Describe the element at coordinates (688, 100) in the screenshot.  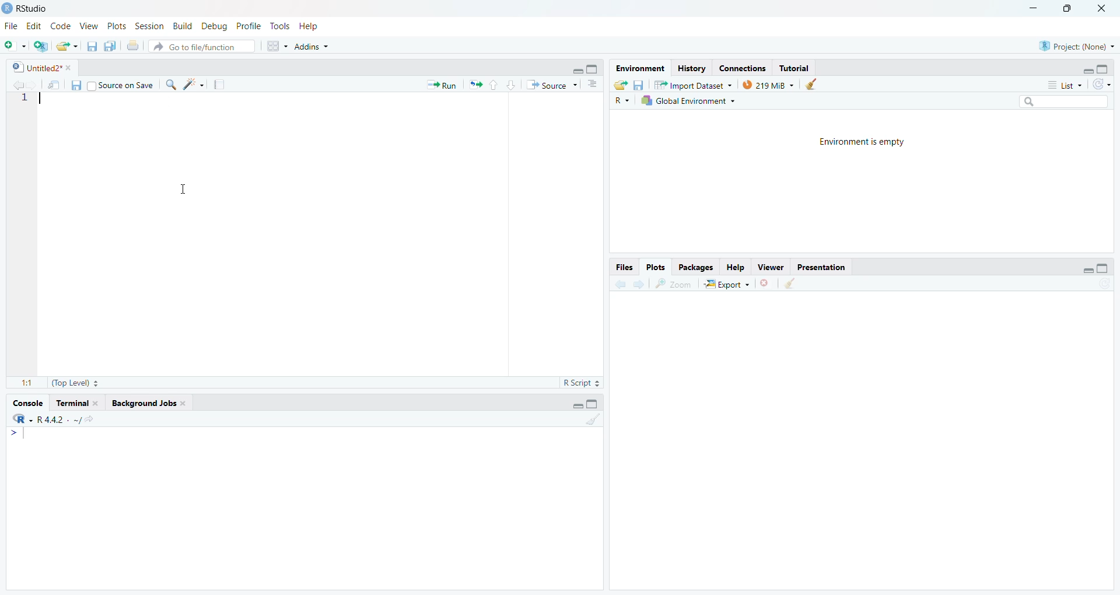
I see `Global Environment` at that location.